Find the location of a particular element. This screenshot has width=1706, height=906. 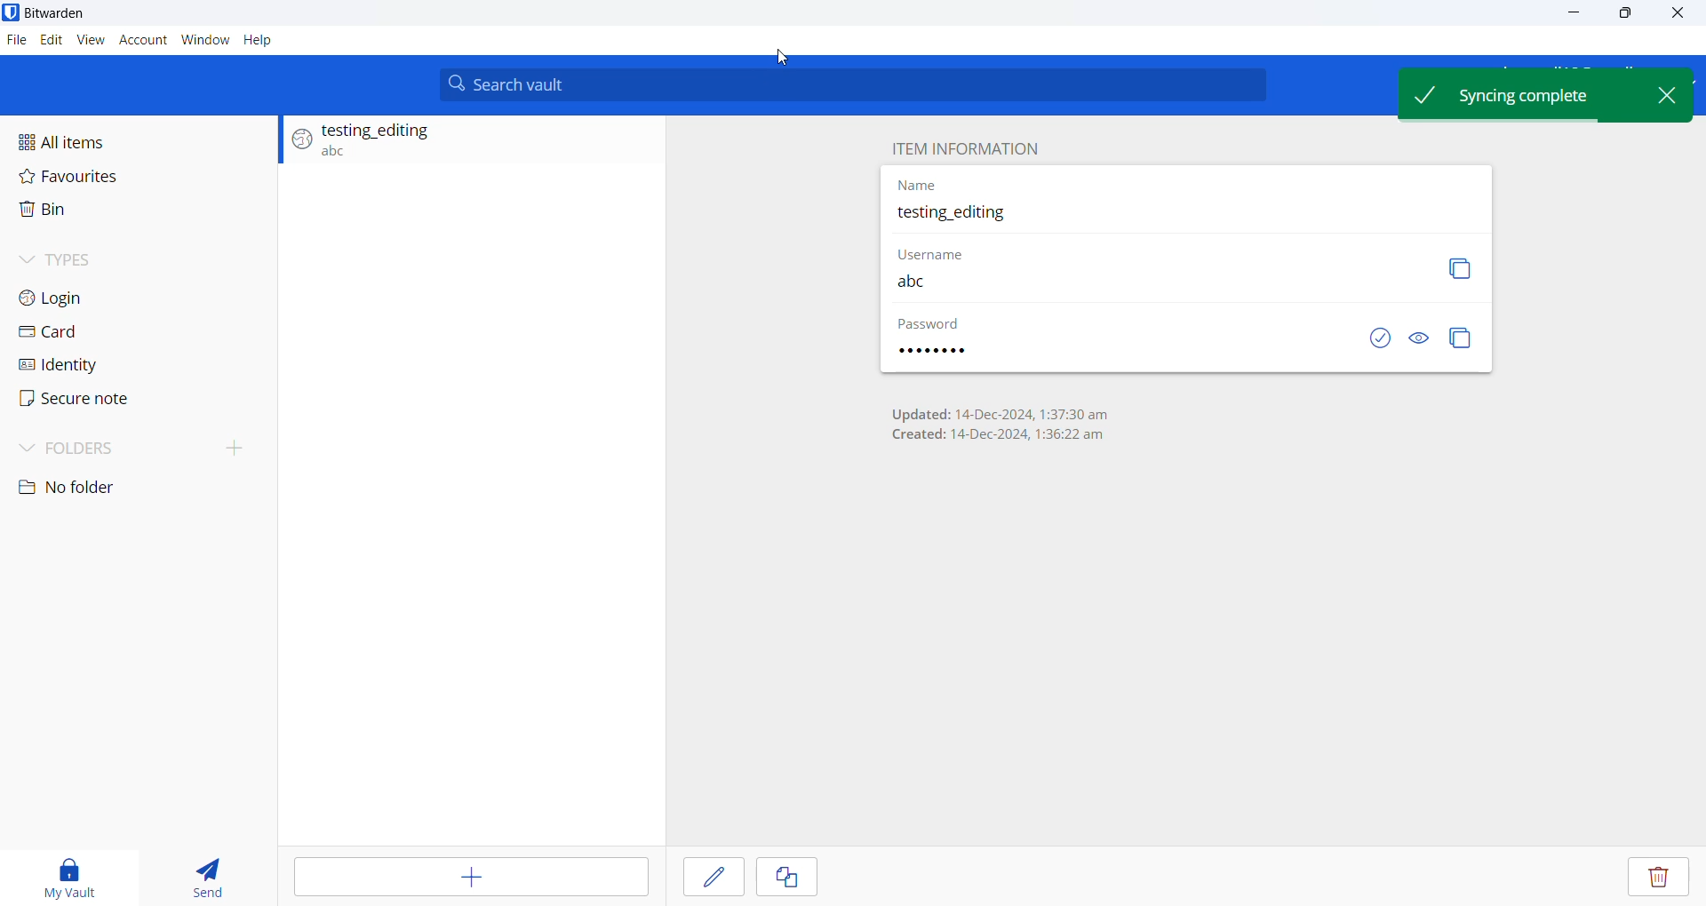

Folders is located at coordinates (95, 449).